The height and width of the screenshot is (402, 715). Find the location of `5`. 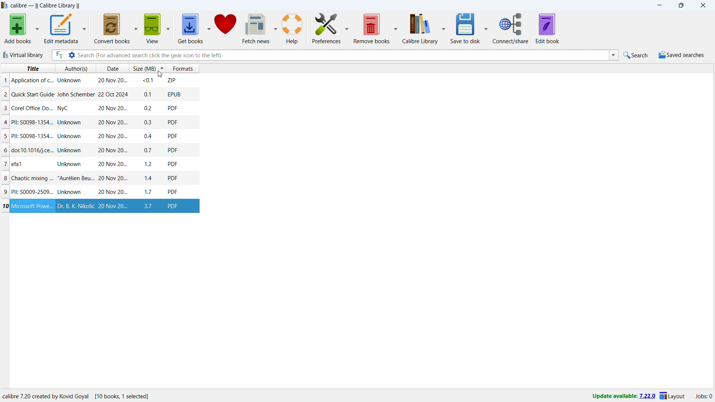

5 is located at coordinates (4, 136).